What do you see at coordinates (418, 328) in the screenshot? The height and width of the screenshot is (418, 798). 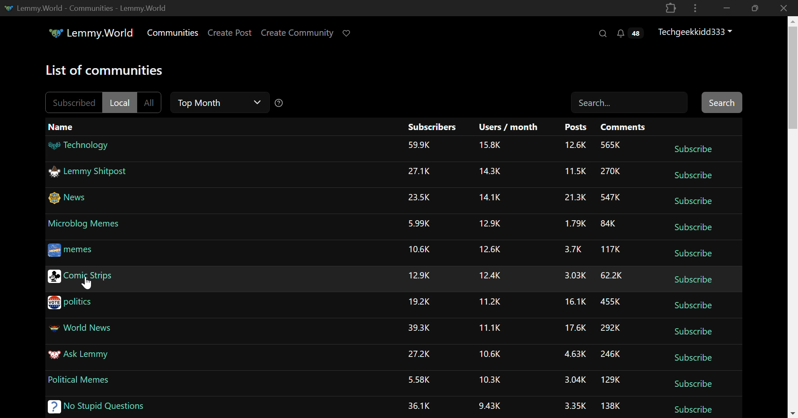 I see `39.3K` at bounding box center [418, 328].